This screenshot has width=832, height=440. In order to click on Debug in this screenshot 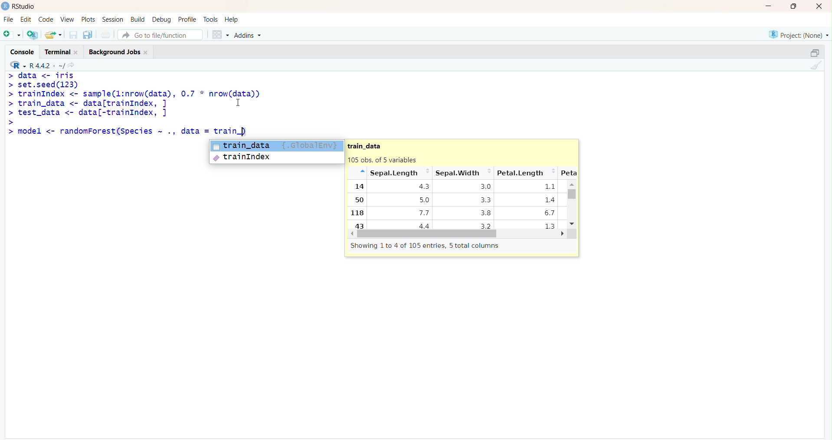, I will do `click(162, 19)`.